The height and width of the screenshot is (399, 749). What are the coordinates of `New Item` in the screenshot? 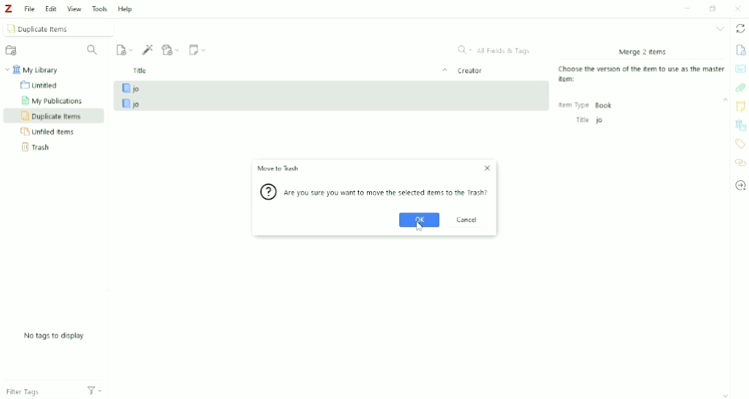 It's located at (124, 50).